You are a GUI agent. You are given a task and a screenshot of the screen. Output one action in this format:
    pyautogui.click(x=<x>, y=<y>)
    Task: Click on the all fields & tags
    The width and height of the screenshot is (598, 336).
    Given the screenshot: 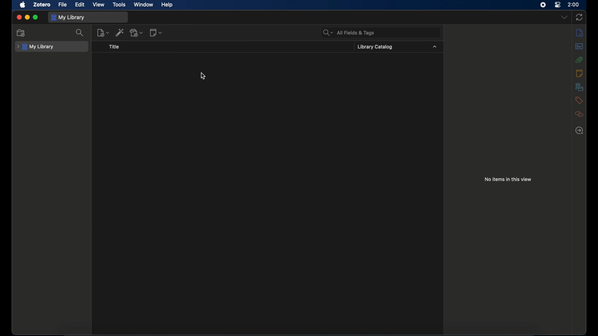 What is the action you would take?
    pyautogui.click(x=348, y=33)
    